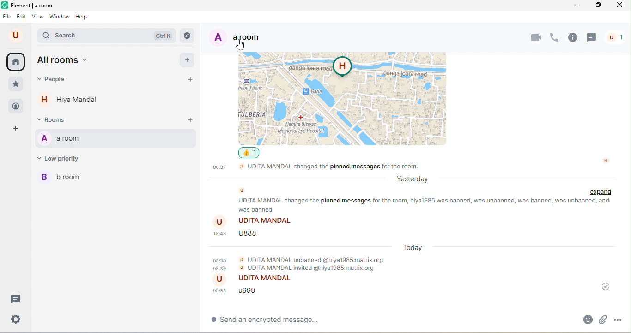  What do you see at coordinates (605, 287) in the screenshot?
I see `message was sent` at bounding box center [605, 287].